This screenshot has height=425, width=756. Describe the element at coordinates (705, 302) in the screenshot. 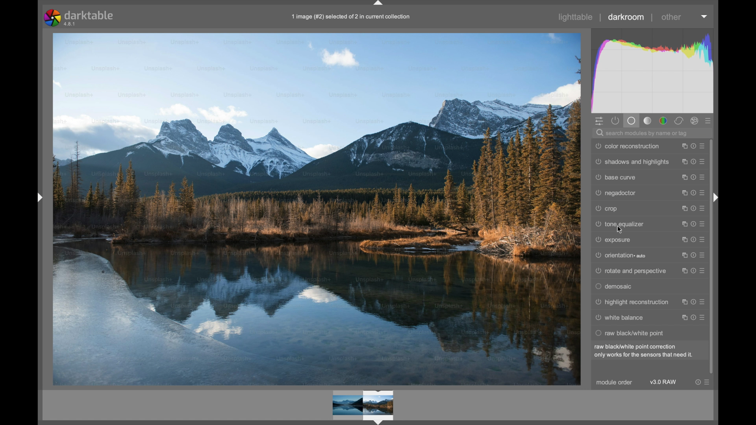

I see `presets` at that location.